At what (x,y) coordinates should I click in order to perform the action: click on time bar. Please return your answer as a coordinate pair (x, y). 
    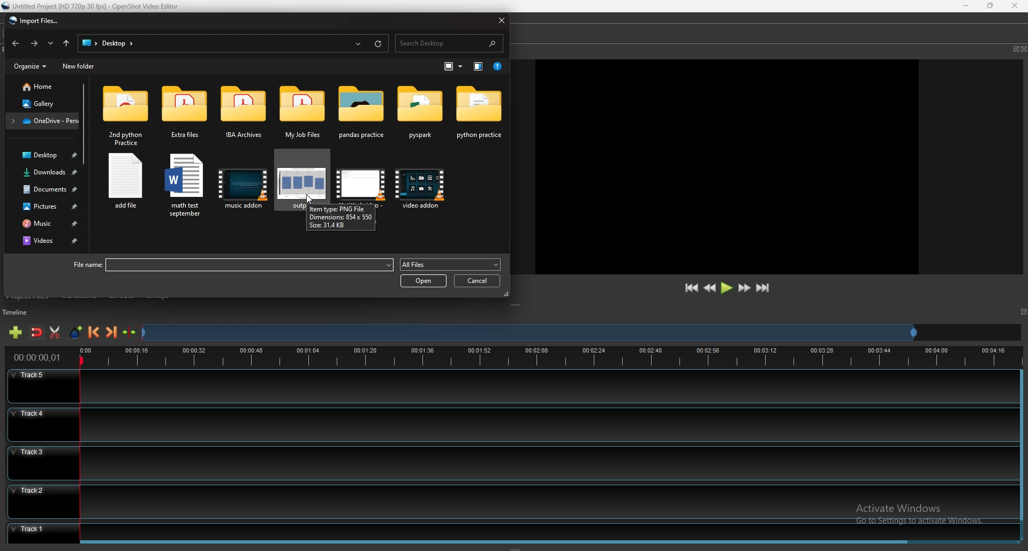
    Looking at the image, I should click on (551, 357).